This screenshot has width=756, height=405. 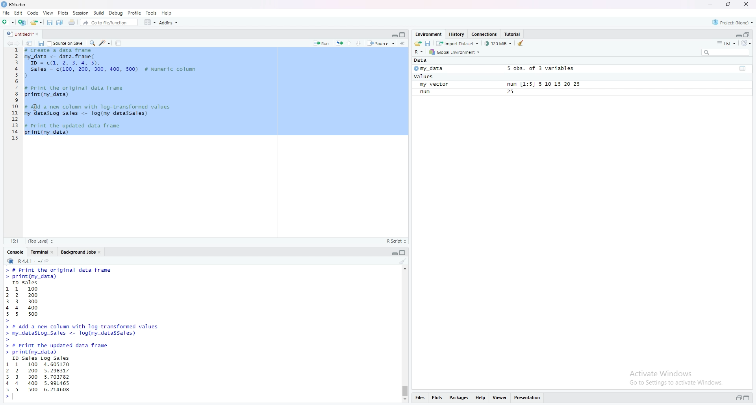 What do you see at coordinates (321, 42) in the screenshot?
I see `run the current line or selection` at bounding box center [321, 42].